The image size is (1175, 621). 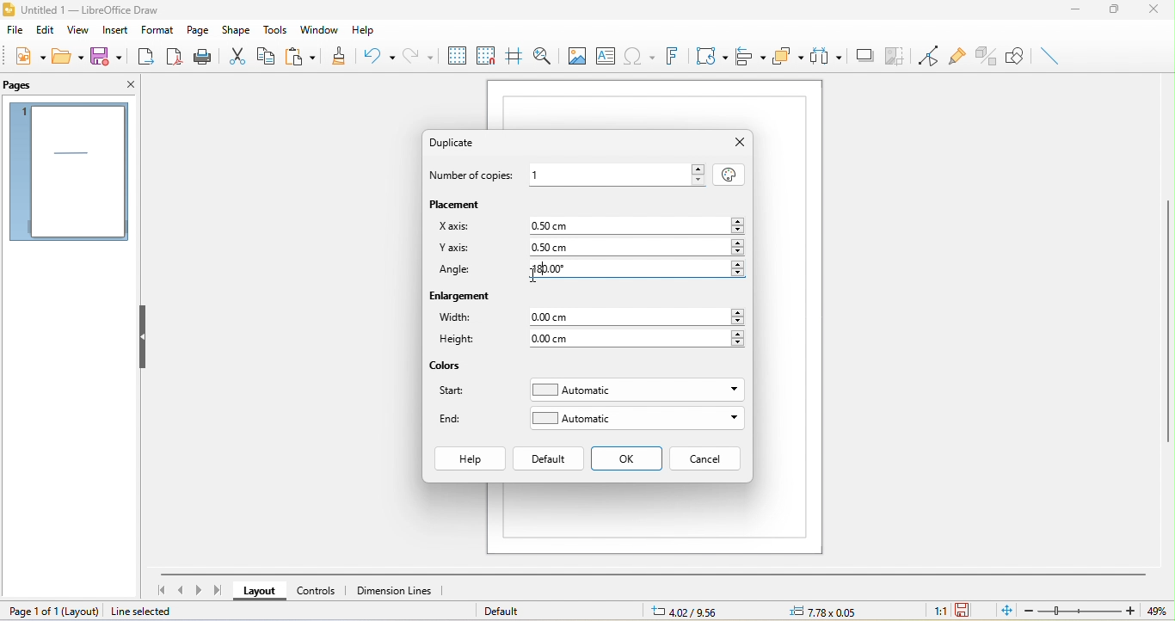 I want to click on first page, so click(x=159, y=589).